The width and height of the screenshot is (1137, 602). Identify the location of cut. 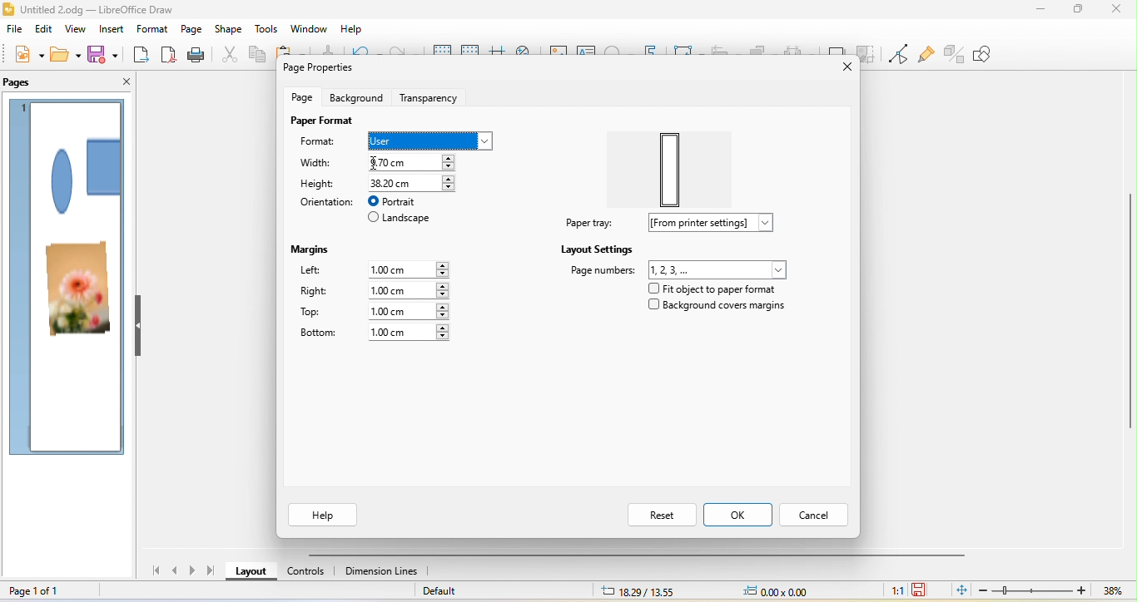
(232, 57).